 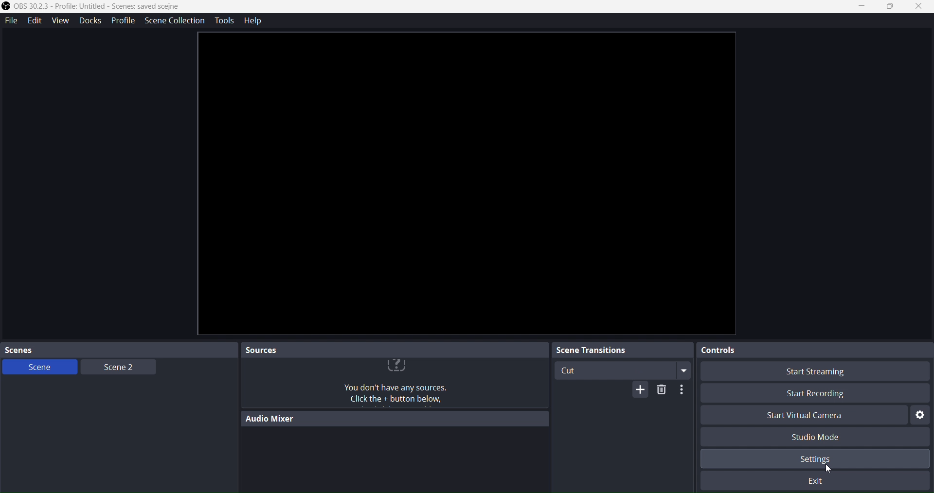 I want to click on More, so click(x=681, y=390).